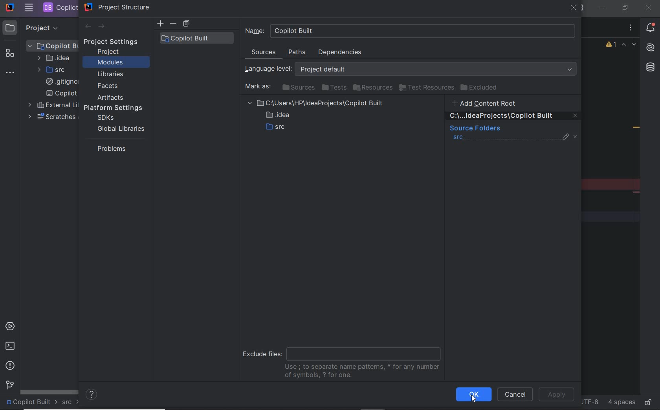 The image size is (660, 410). I want to click on test resources, so click(427, 88).